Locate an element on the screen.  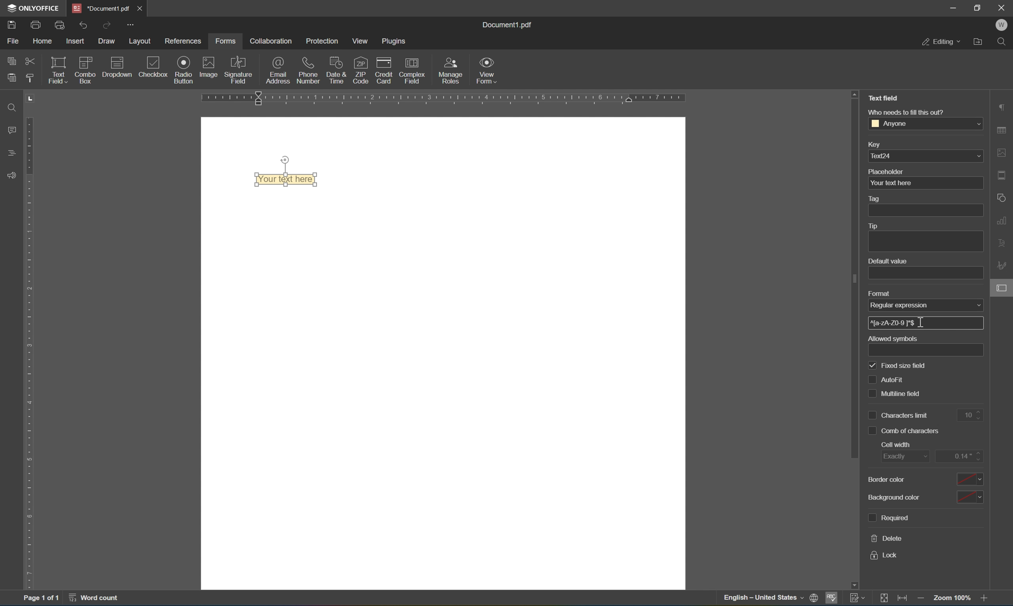
complex field is located at coordinates (411, 71).